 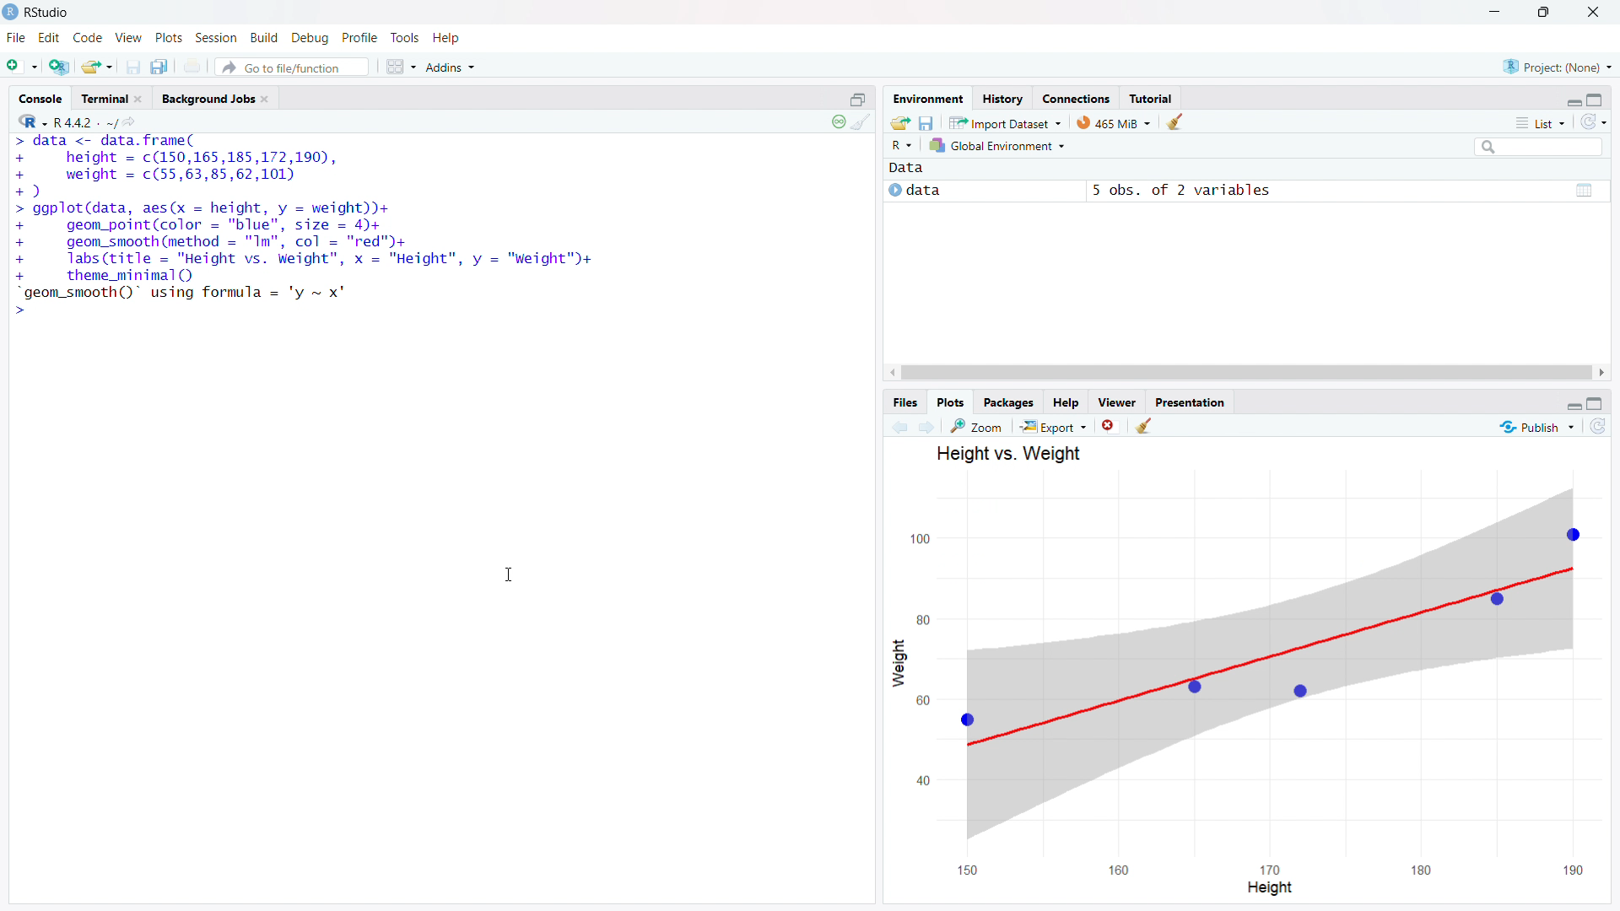 What do you see at coordinates (906, 169) in the screenshot?
I see `data` at bounding box center [906, 169].